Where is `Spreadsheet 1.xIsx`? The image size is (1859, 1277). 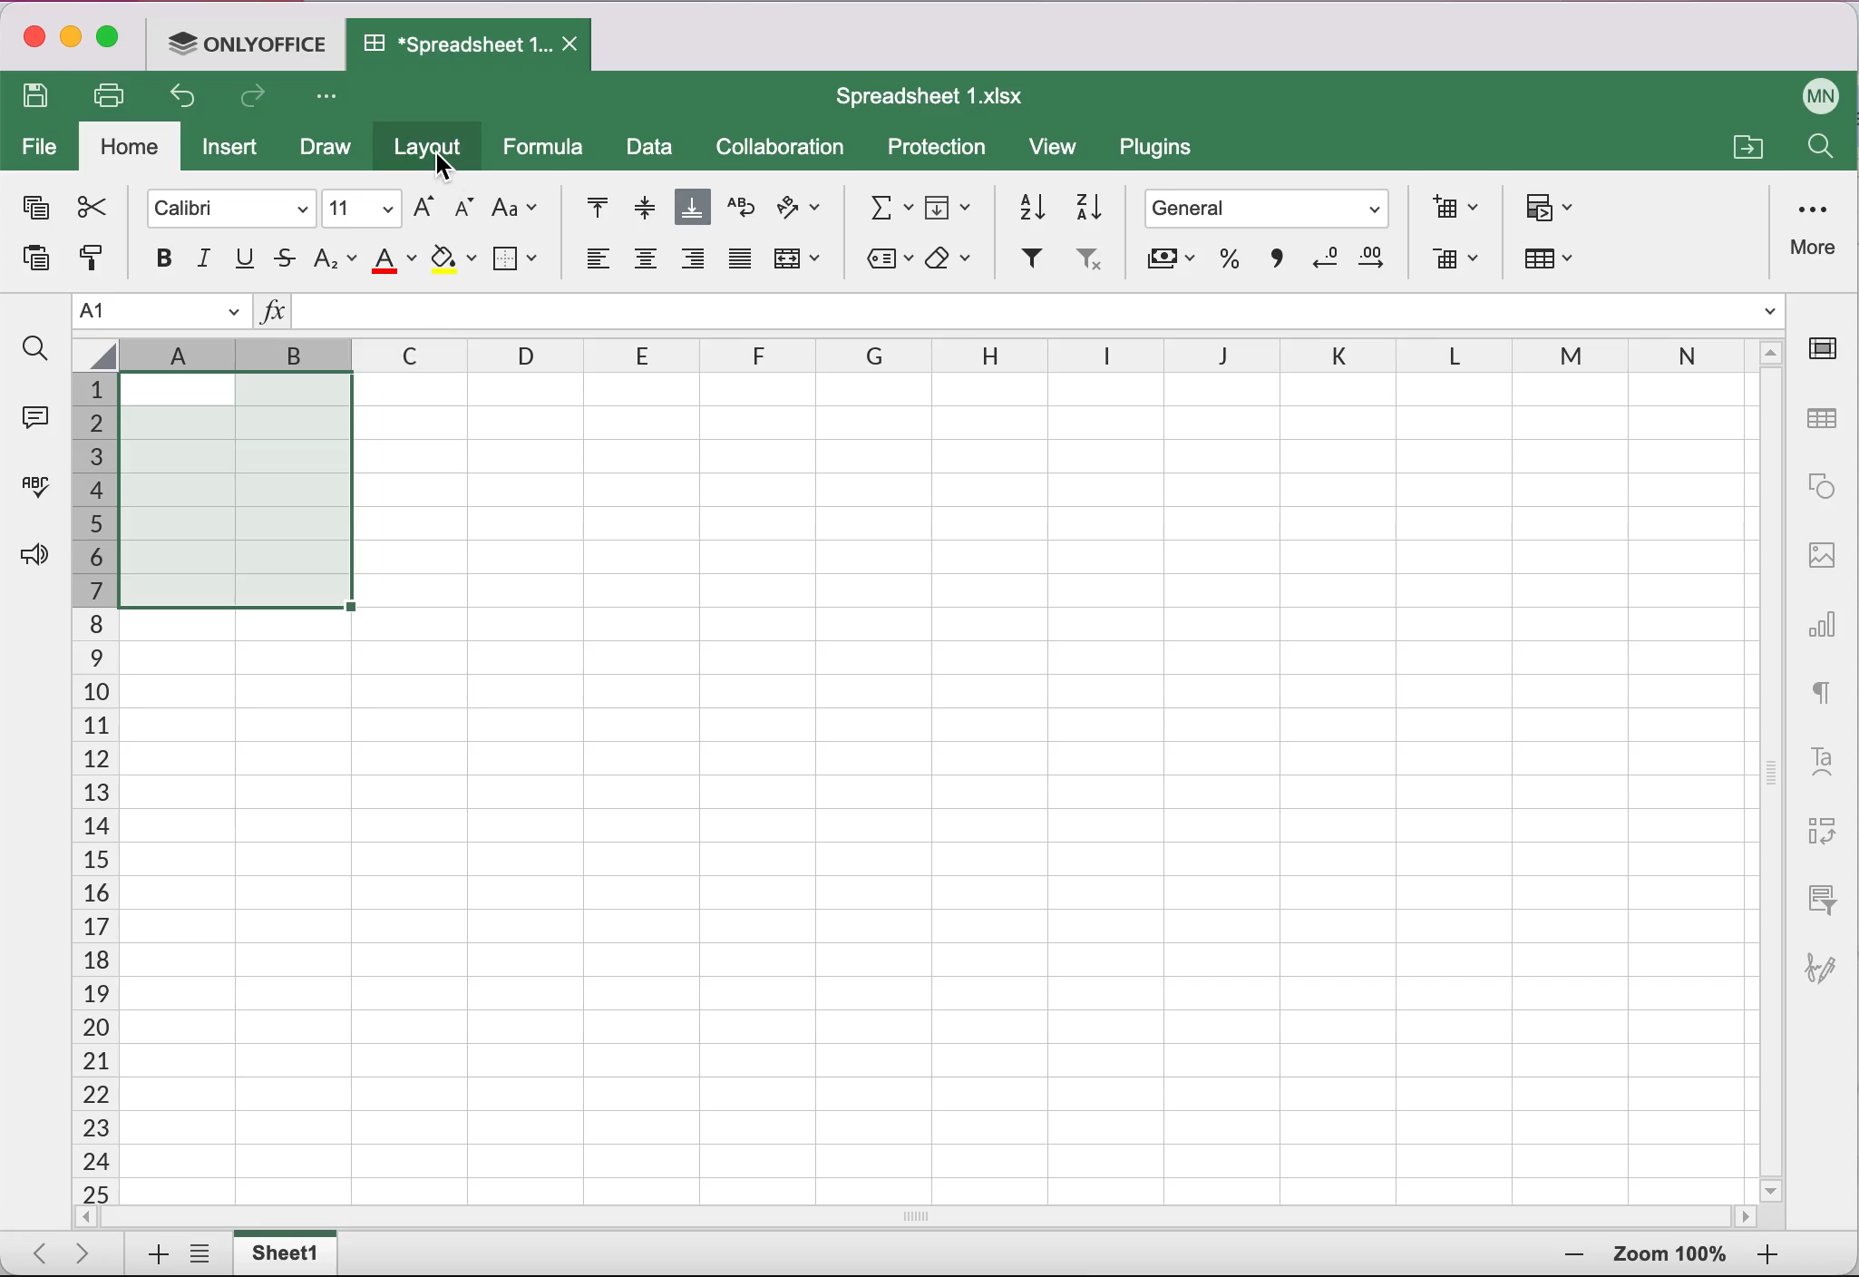
Spreadsheet 1.xIsx is located at coordinates (941, 96).